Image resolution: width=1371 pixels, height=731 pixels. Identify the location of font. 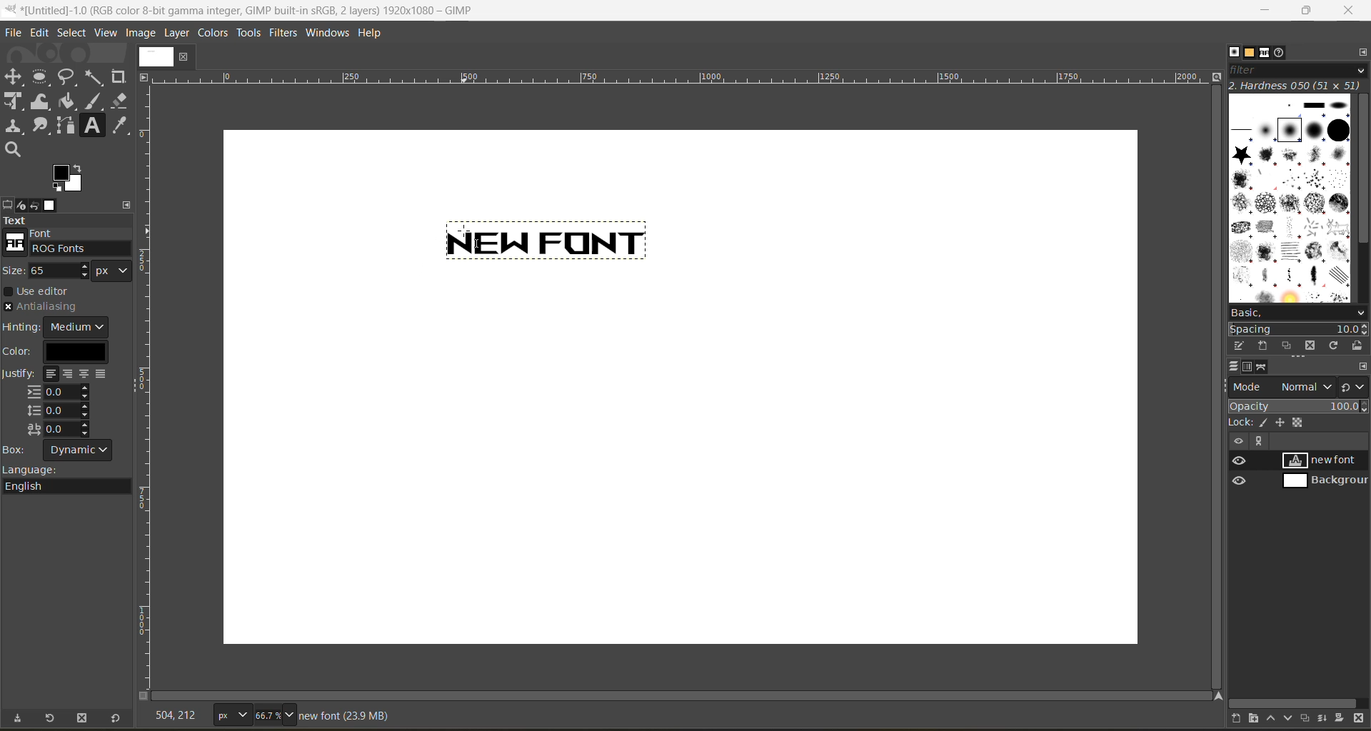
(69, 241).